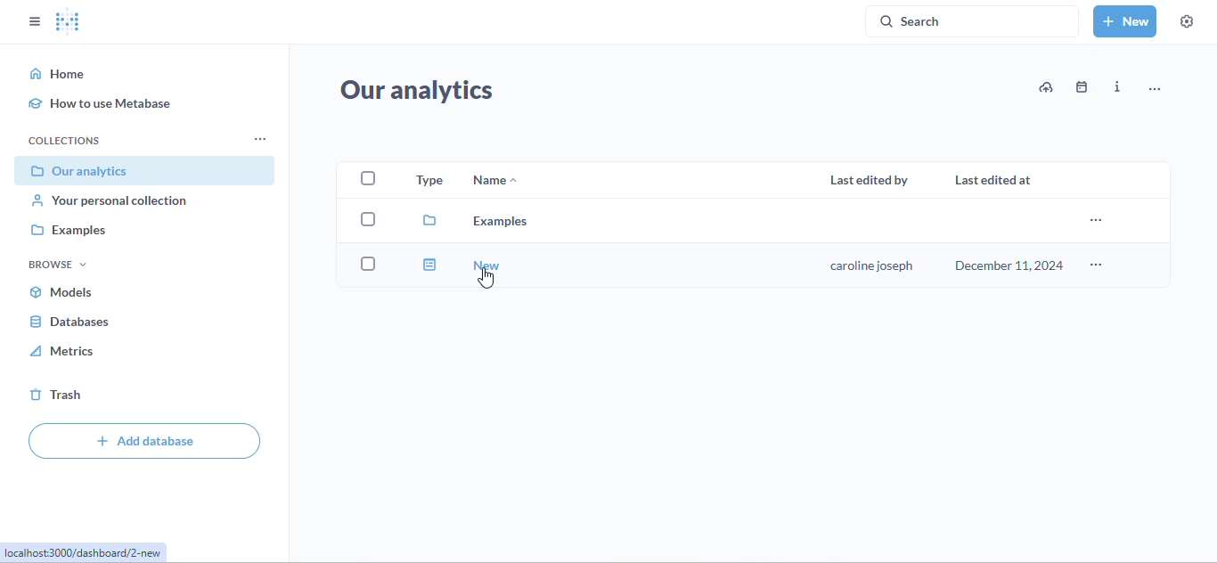 The height and width of the screenshot is (563, 1217). What do you see at coordinates (499, 222) in the screenshot?
I see `examples` at bounding box center [499, 222].